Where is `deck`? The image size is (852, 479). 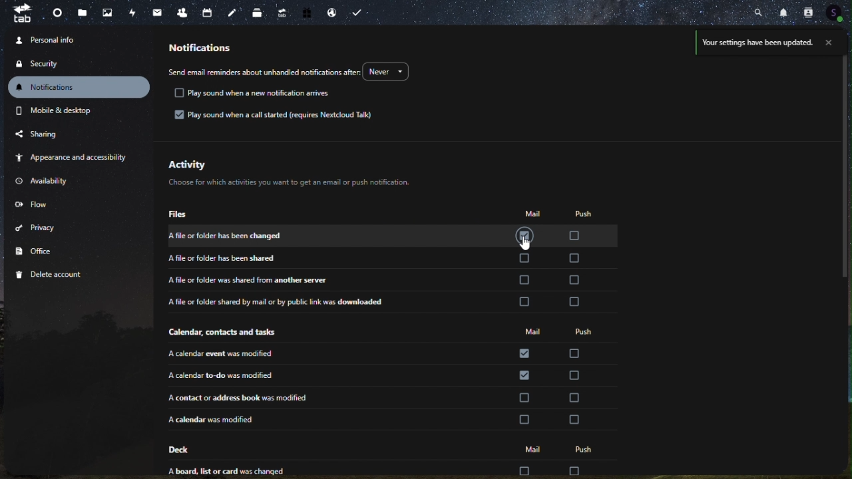 deck is located at coordinates (193, 450).